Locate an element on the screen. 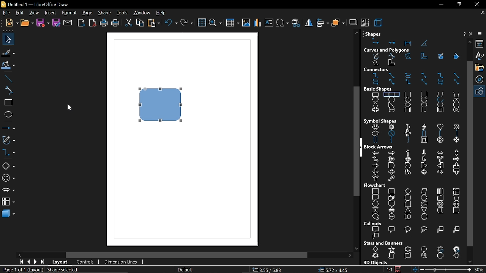  rouded rectangle added is located at coordinates (160, 104).